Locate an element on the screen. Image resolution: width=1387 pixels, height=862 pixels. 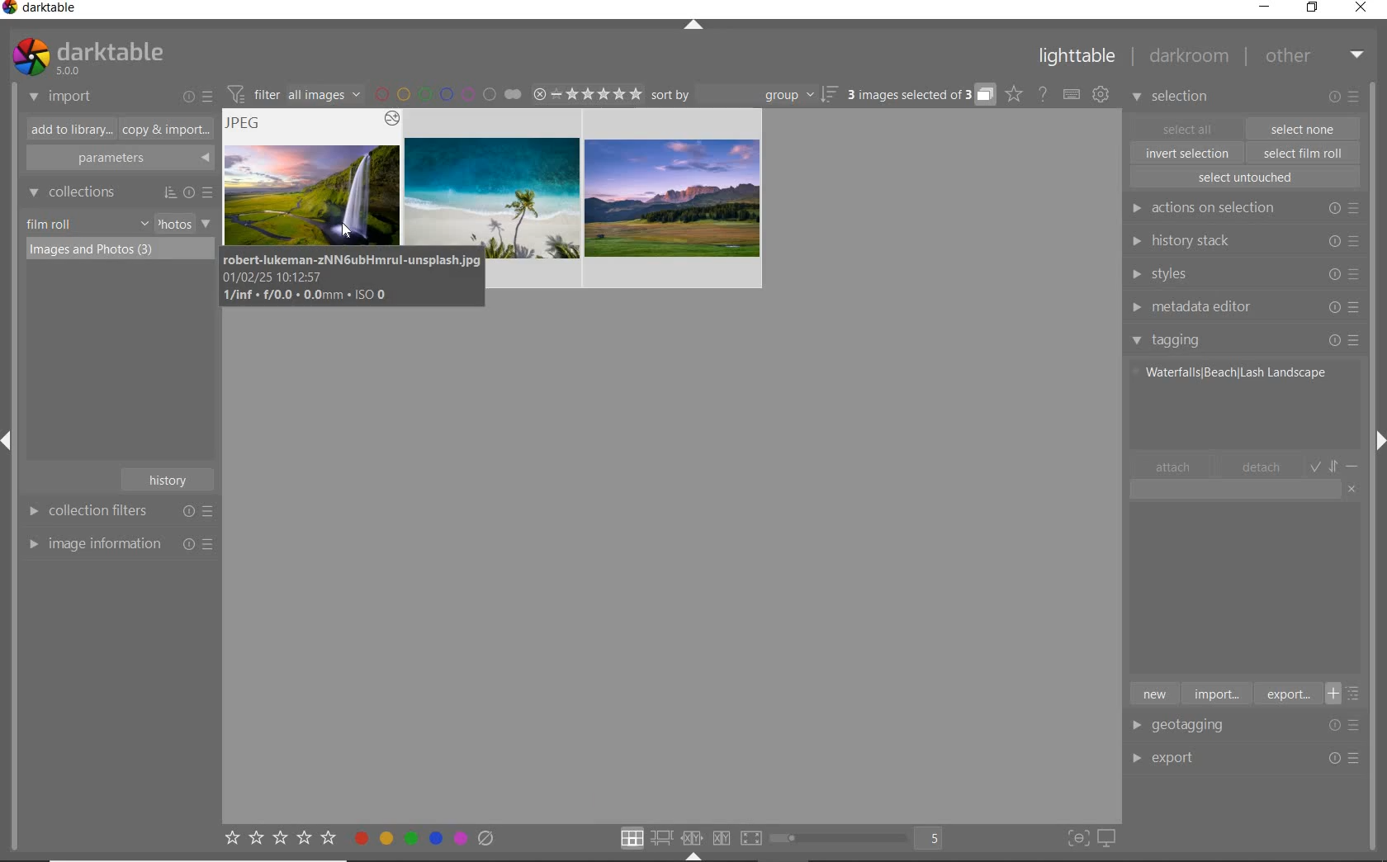
select film roll is located at coordinates (1304, 151).